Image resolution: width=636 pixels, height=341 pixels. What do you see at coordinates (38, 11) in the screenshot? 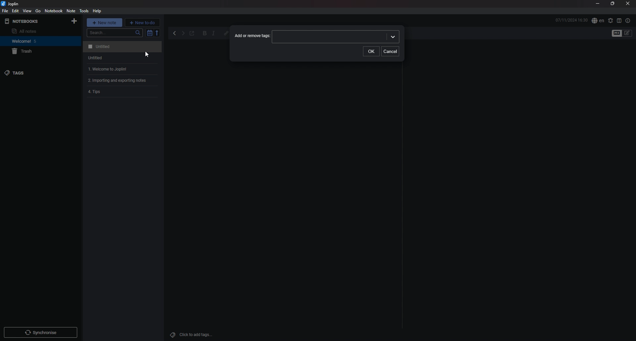
I see `go` at bounding box center [38, 11].